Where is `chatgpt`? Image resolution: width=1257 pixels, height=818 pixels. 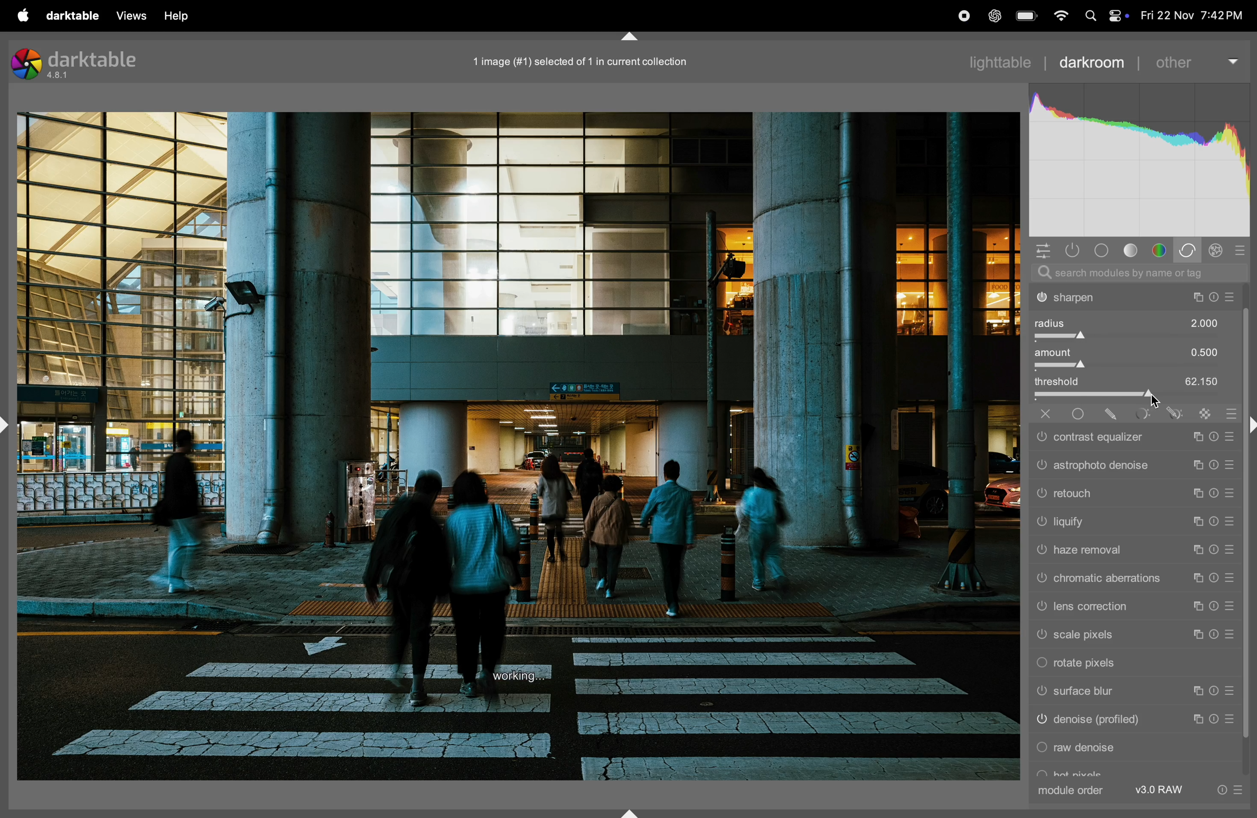 chatgpt is located at coordinates (993, 16).